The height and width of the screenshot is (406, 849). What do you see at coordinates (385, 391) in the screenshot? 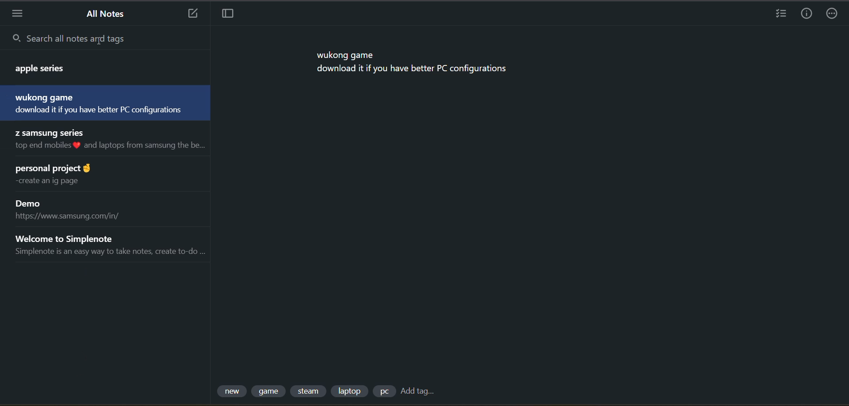
I see `tag 5` at bounding box center [385, 391].